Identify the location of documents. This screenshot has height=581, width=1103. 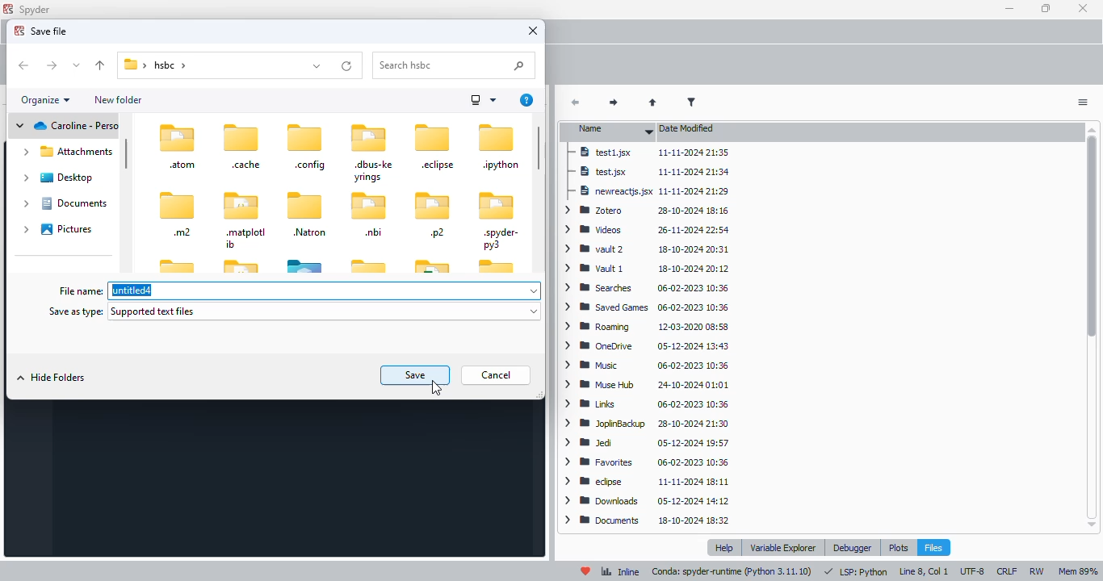
(602, 521).